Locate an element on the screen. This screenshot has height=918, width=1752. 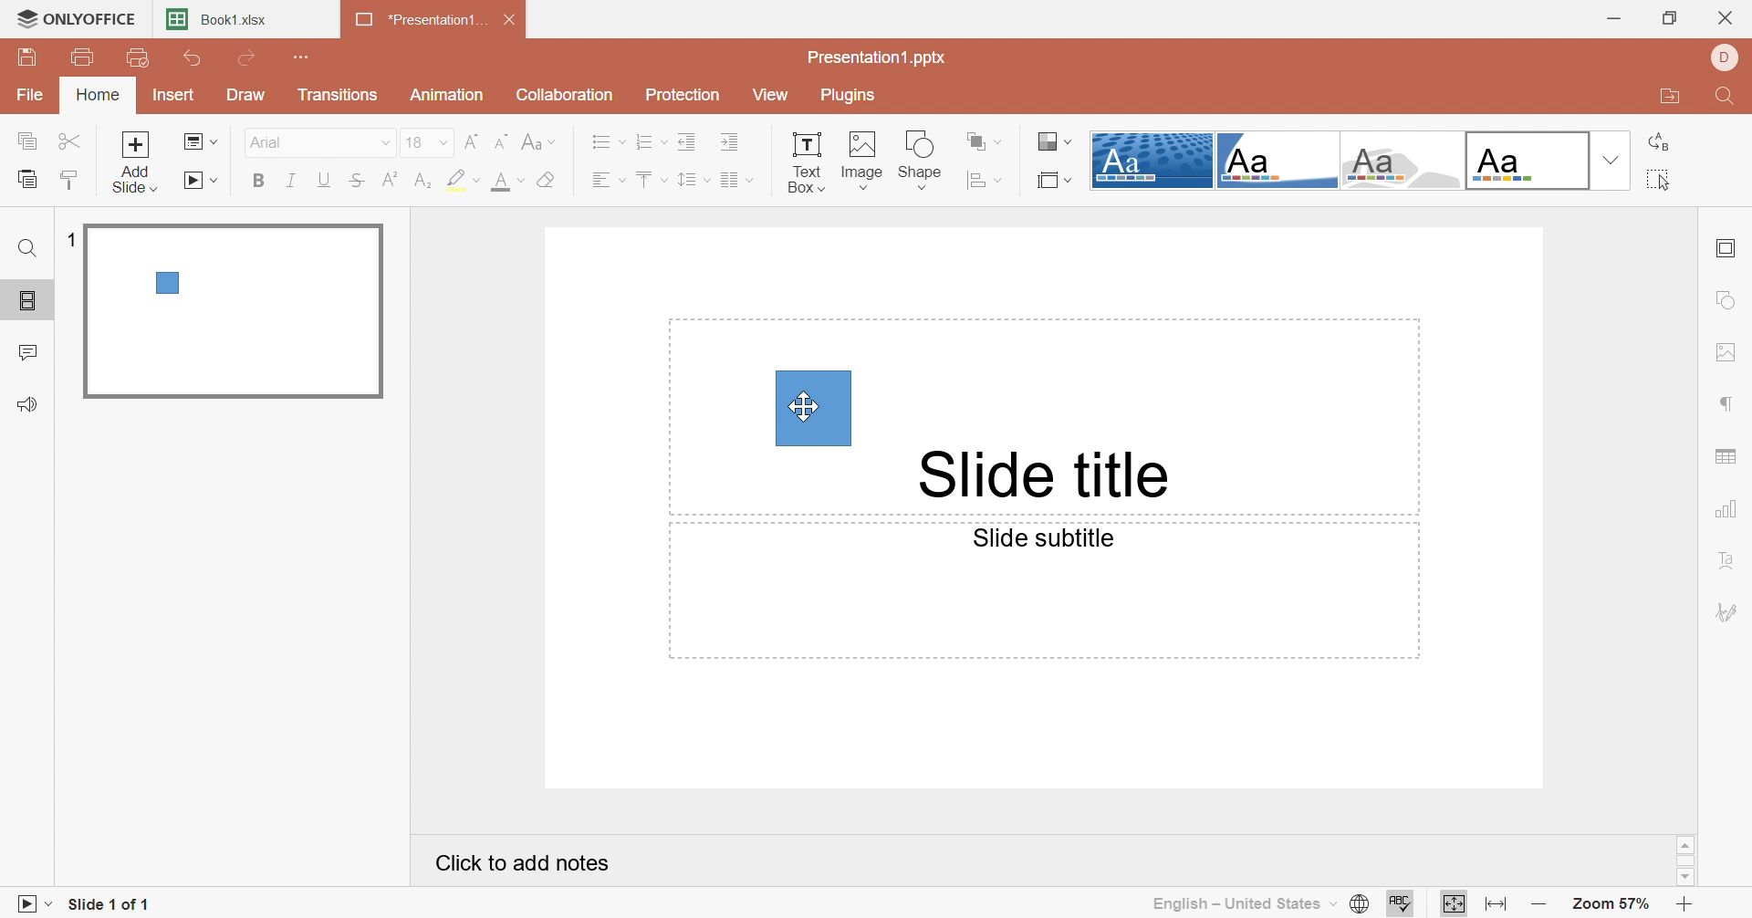
Slide subtitle is located at coordinates (1052, 540).